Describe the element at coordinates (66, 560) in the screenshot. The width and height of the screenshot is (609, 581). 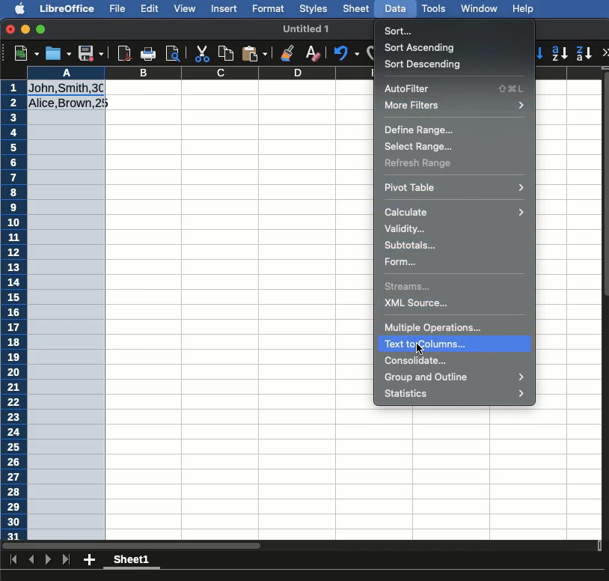
I see `Last sheet` at that location.